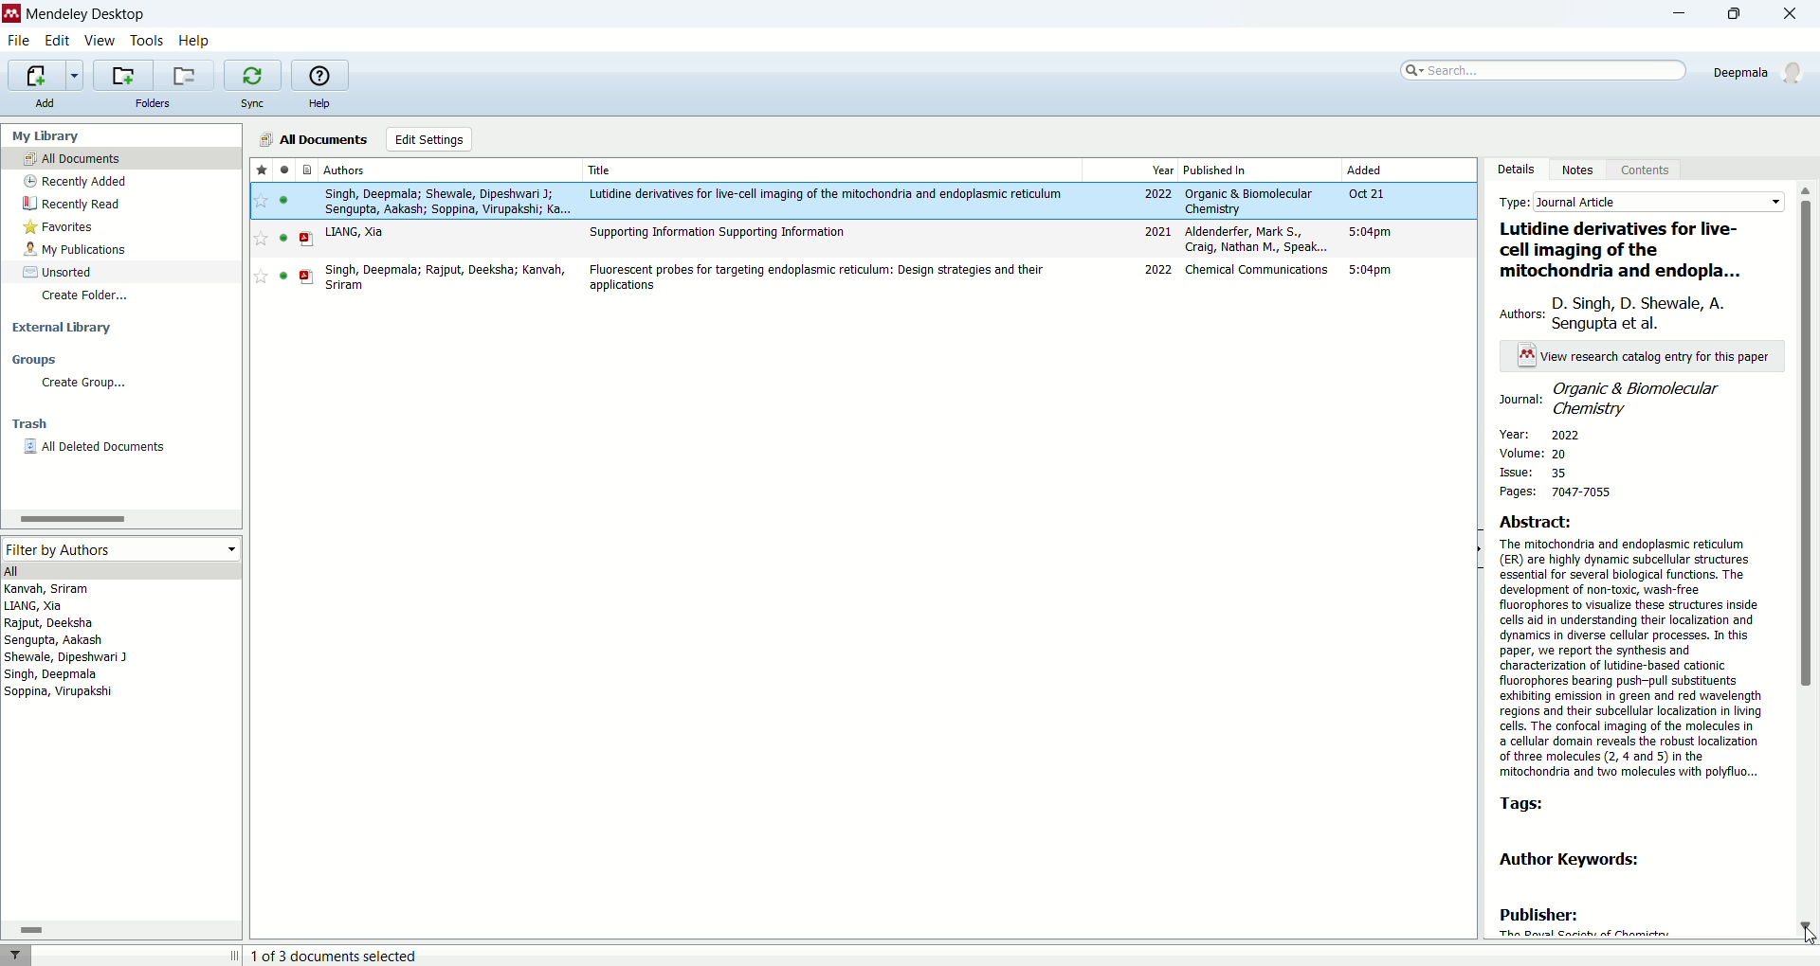  I want to click on favorite, so click(262, 201).